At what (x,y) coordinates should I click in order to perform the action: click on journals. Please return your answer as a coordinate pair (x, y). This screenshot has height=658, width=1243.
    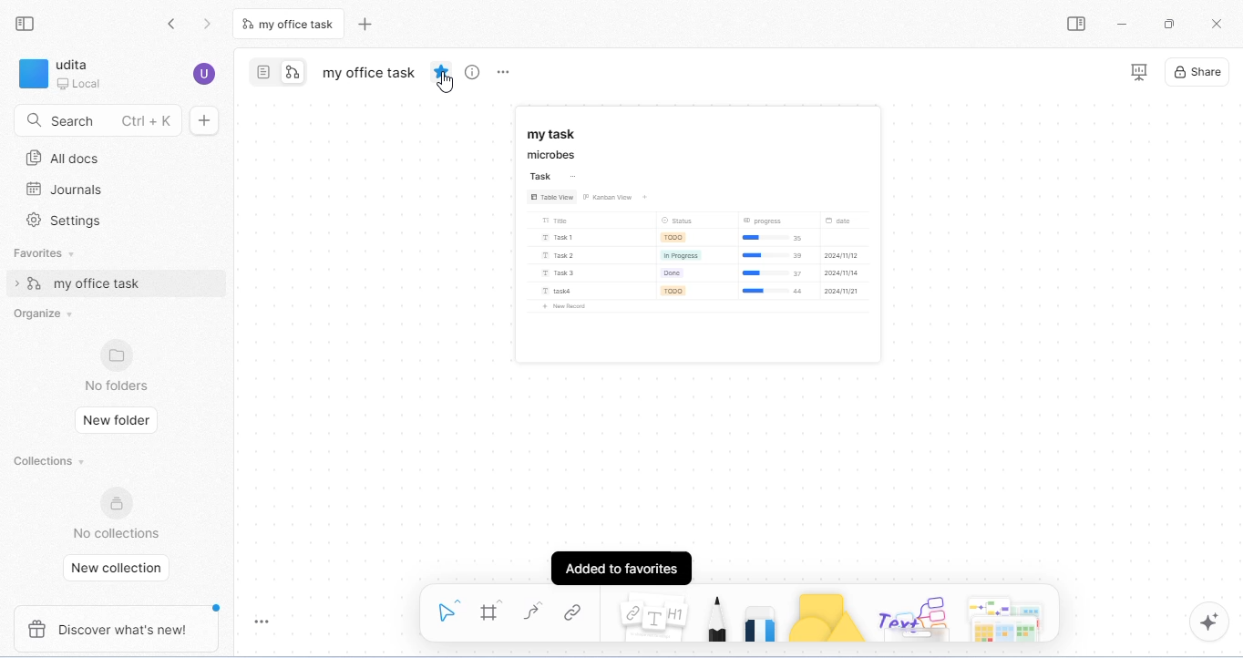
    Looking at the image, I should click on (67, 190).